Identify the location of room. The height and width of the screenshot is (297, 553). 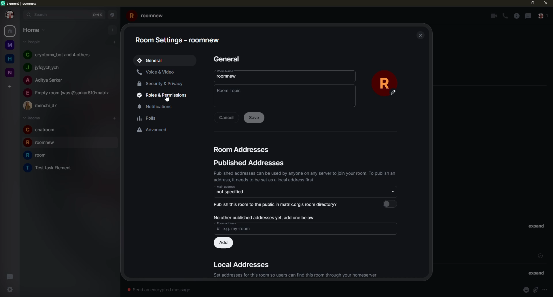
(50, 168).